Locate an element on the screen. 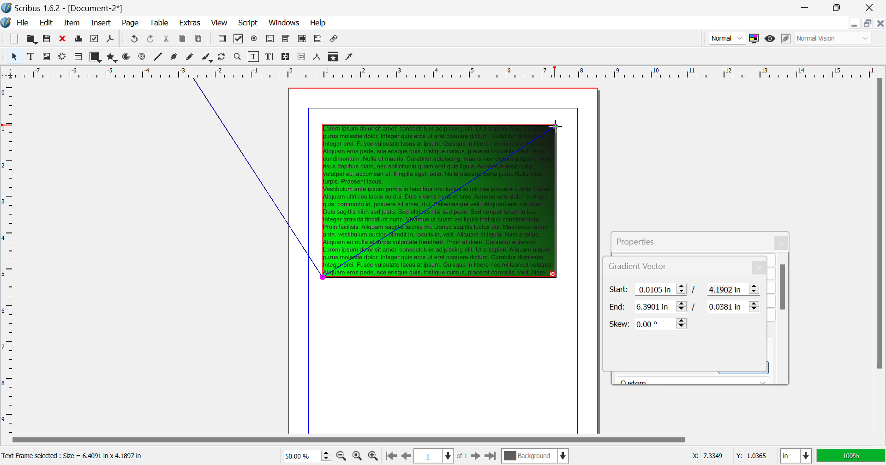  Next Page is located at coordinates (475, 455).